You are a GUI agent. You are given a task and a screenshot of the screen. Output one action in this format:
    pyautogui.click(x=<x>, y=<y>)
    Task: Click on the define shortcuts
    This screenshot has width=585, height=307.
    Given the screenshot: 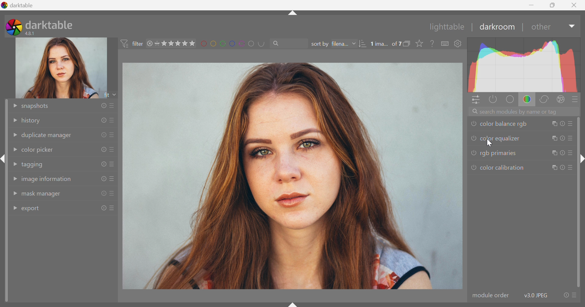 What is the action you would take?
    pyautogui.click(x=445, y=44)
    